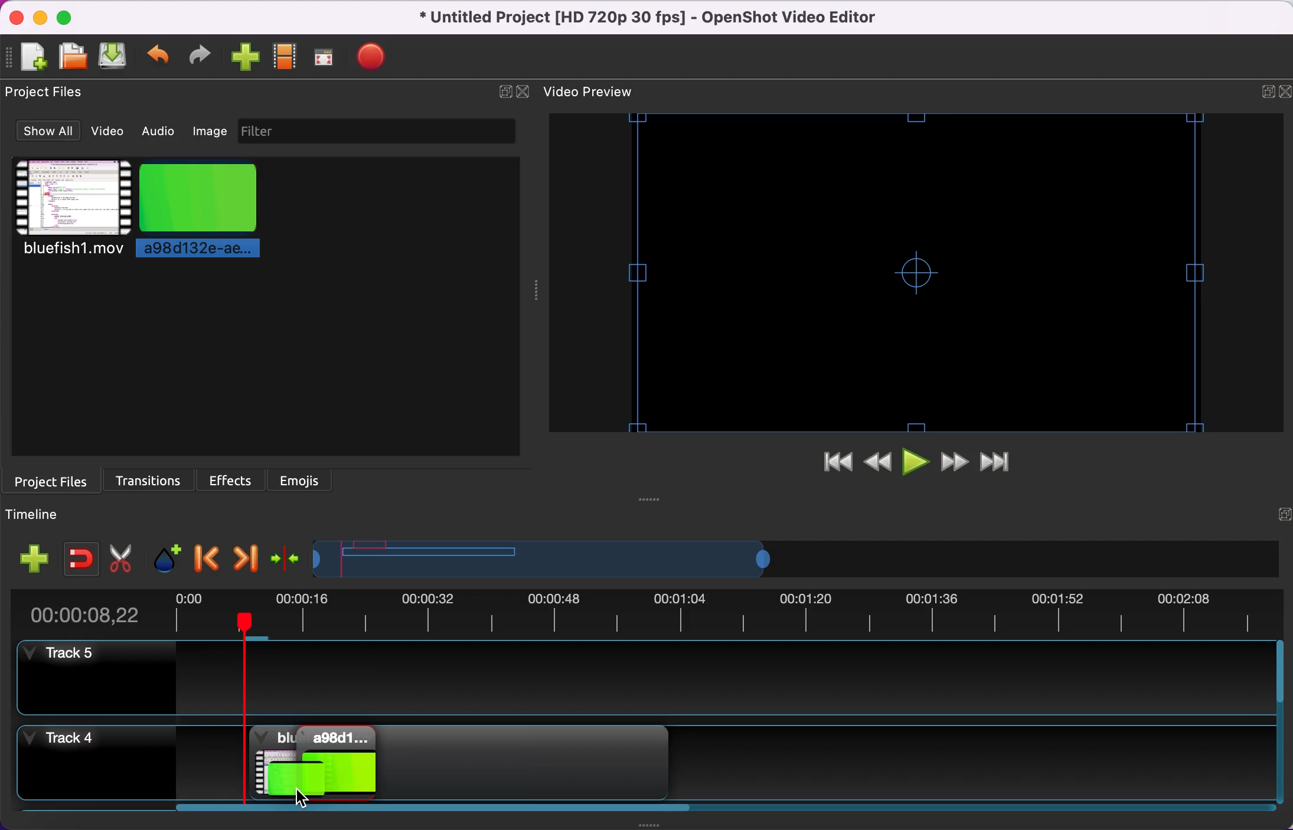 This screenshot has width=1293, height=830. Describe the element at coordinates (70, 212) in the screenshot. I see `video` at that location.